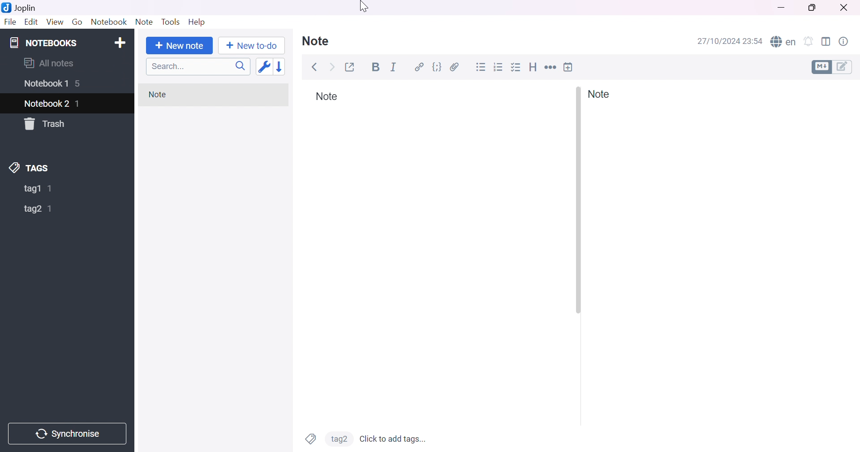  What do you see at coordinates (577, 200) in the screenshot?
I see `` at bounding box center [577, 200].